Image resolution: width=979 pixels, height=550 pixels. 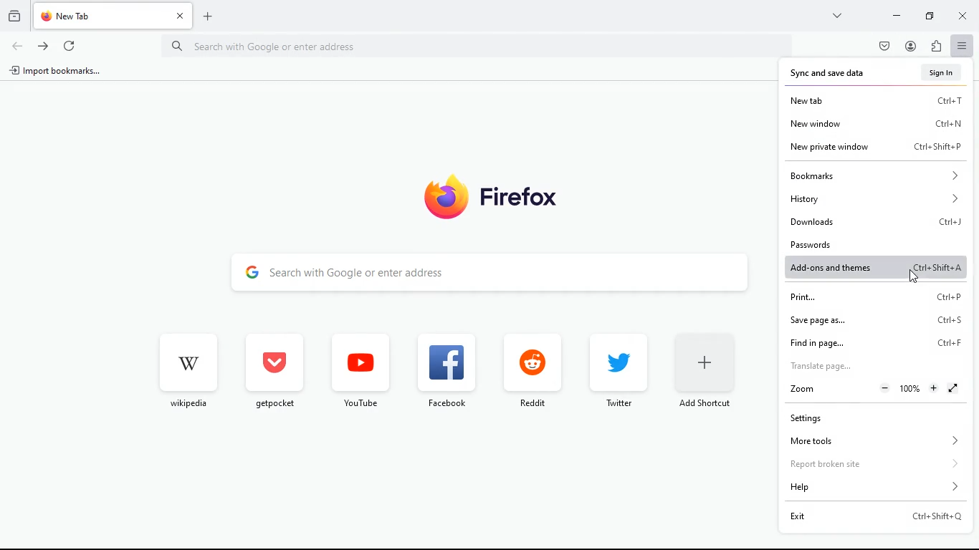 I want to click on save page as, so click(x=872, y=319).